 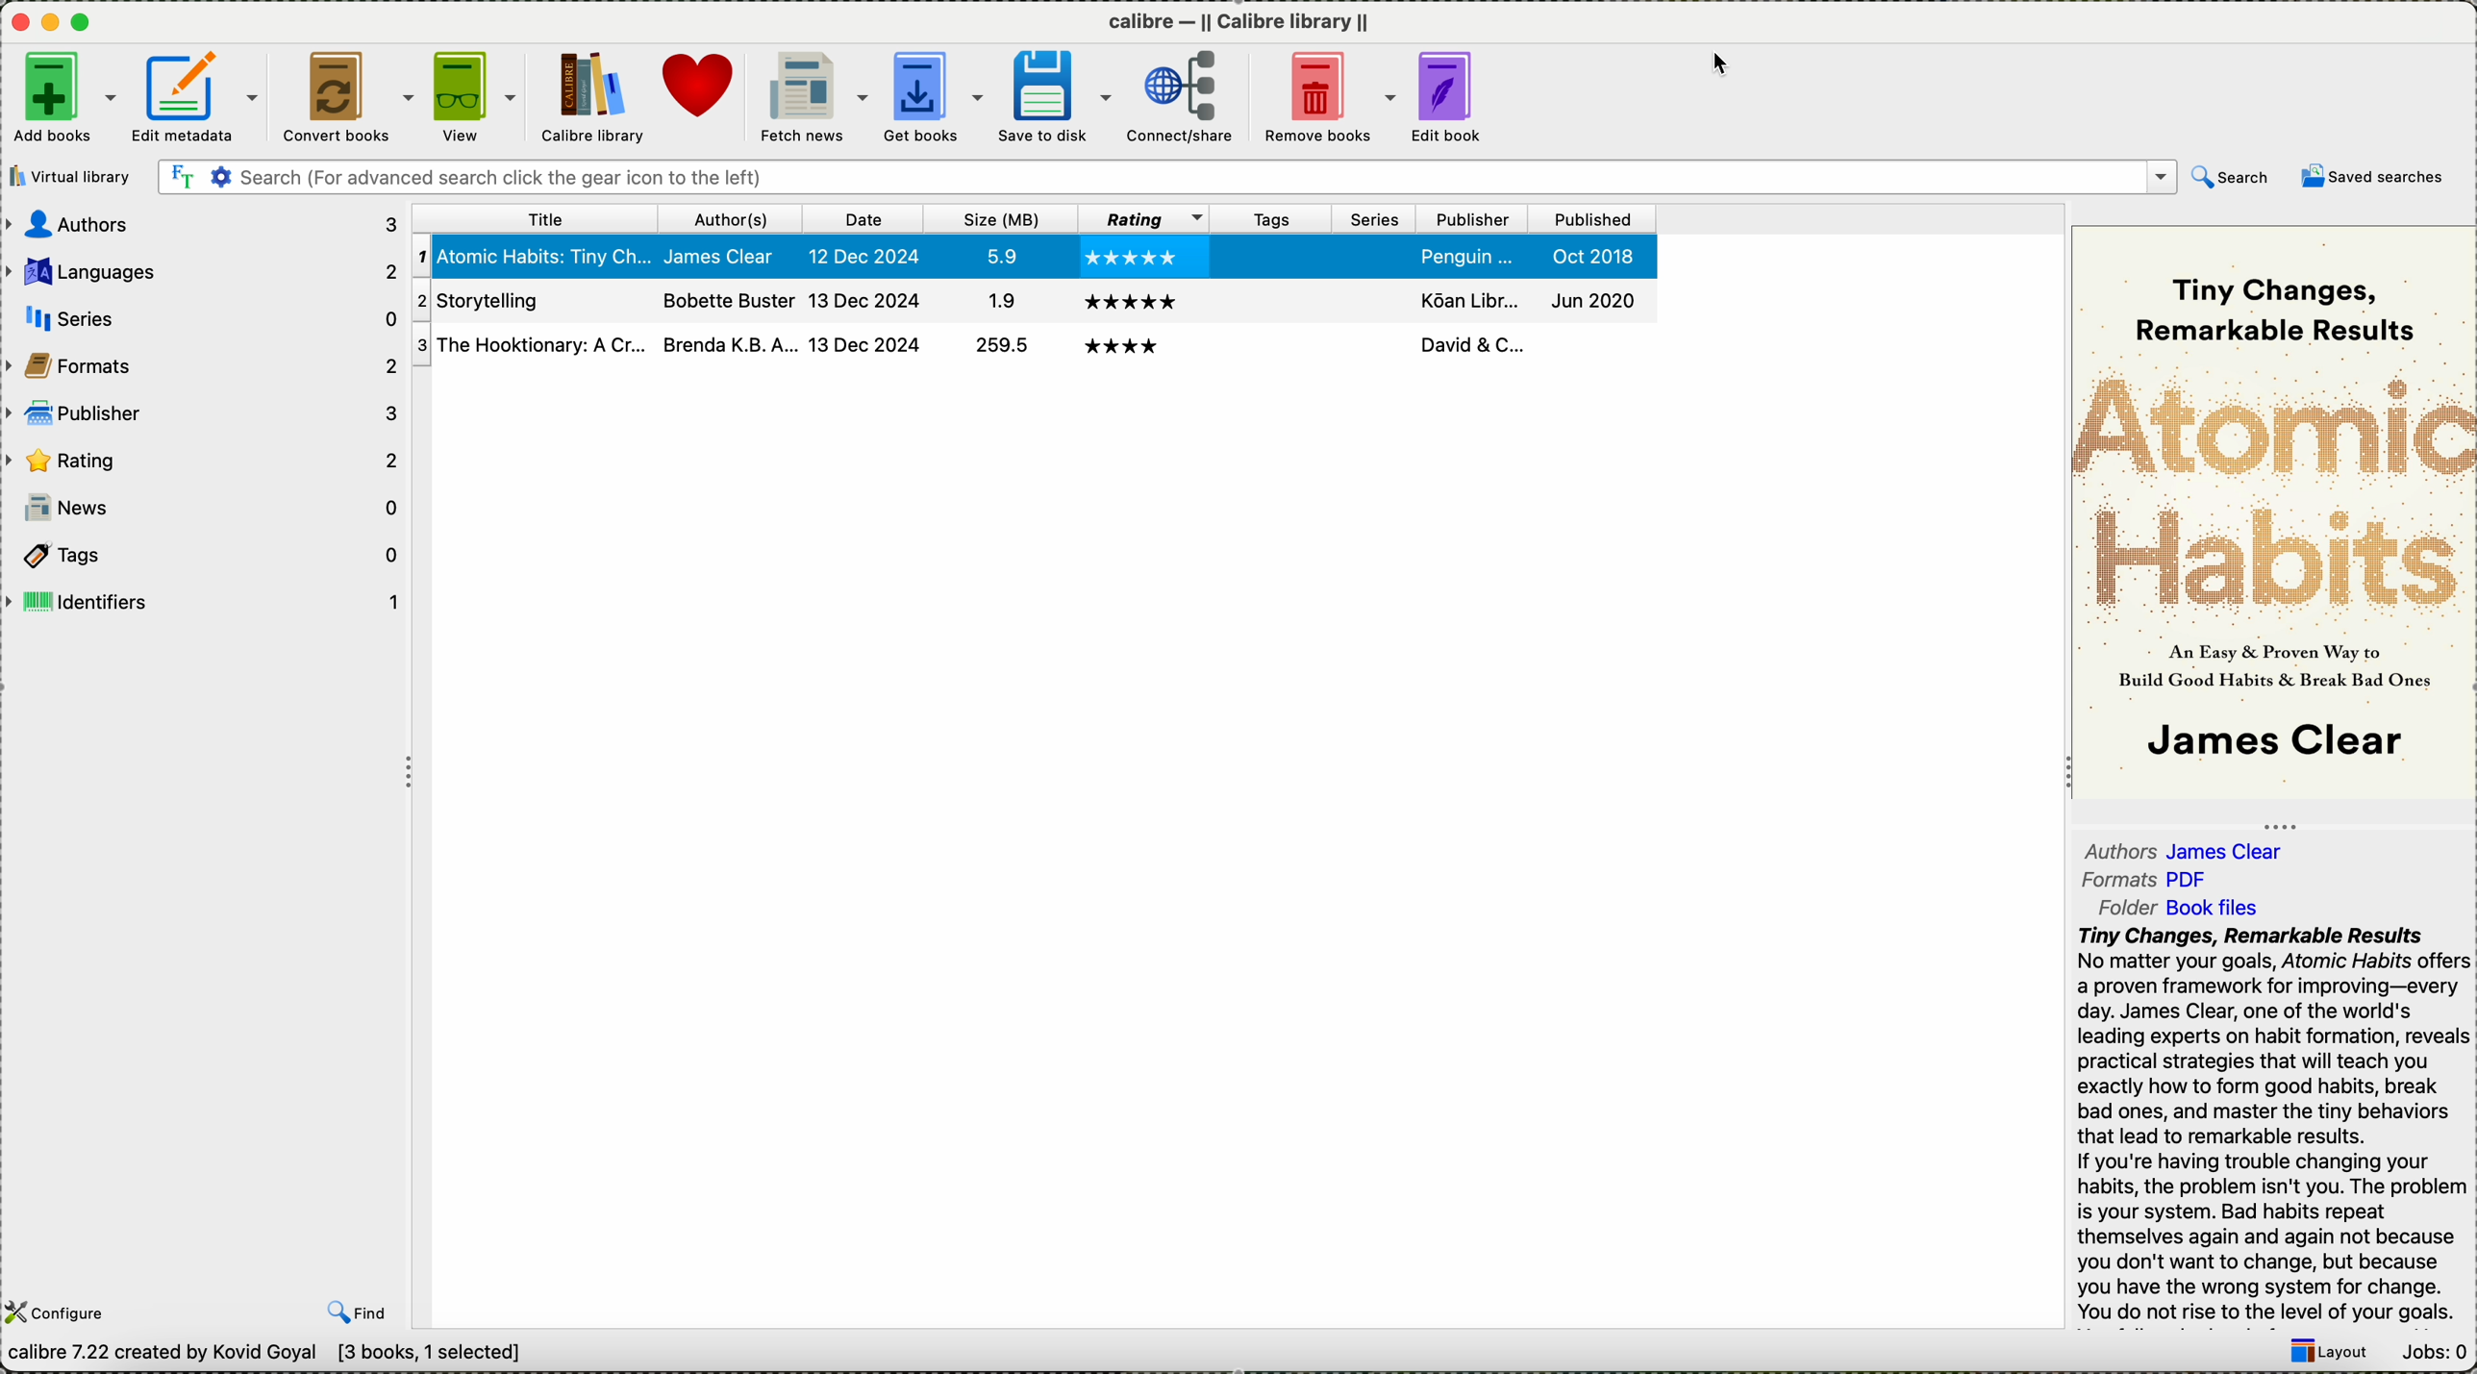 What do you see at coordinates (2272, 486) in the screenshot?
I see `Atomic Habits` at bounding box center [2272, 486].